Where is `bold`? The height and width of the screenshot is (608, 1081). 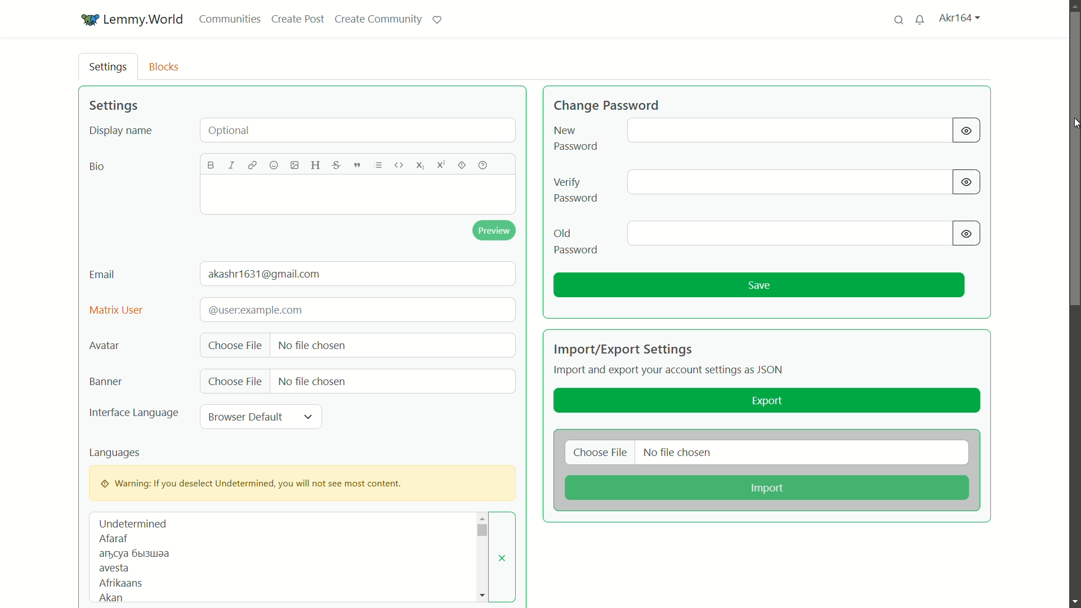 bold is located at coordinates (211, 164).